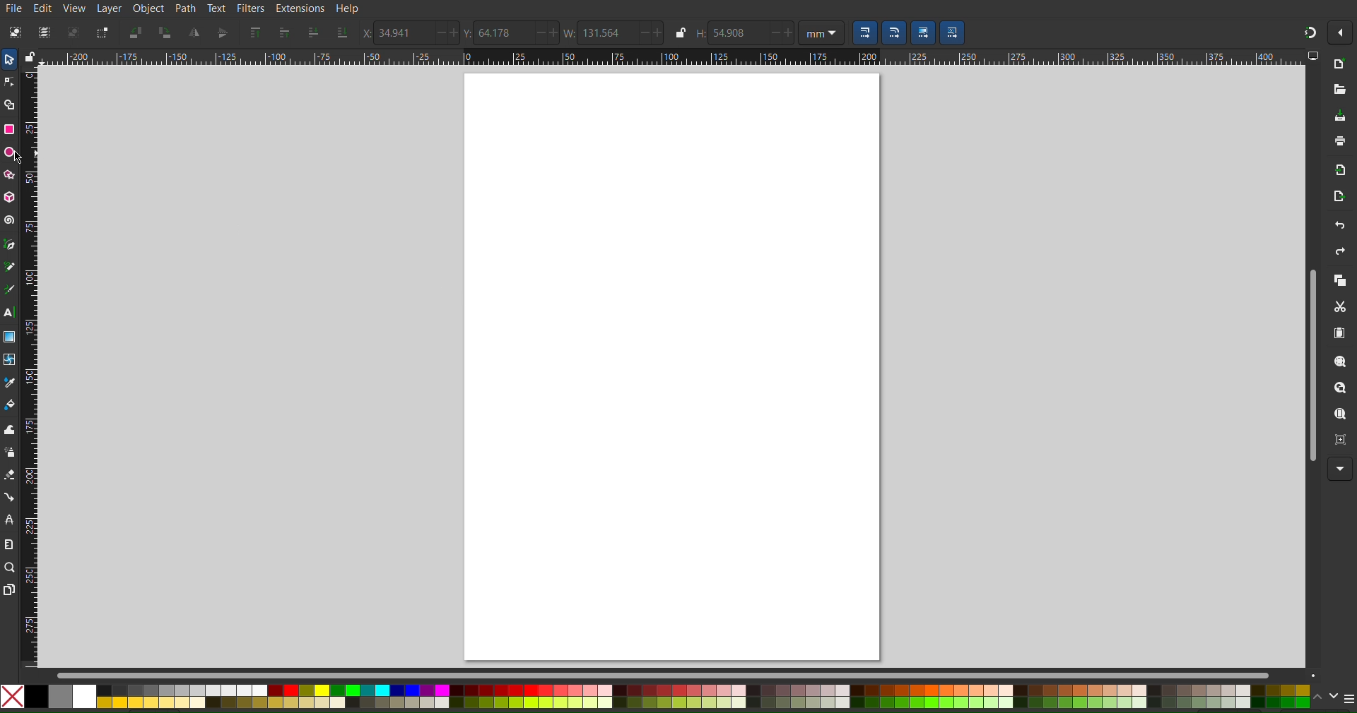  Describe the element at coordinates (13, 9) in the screenshot. I see `File` at that location.